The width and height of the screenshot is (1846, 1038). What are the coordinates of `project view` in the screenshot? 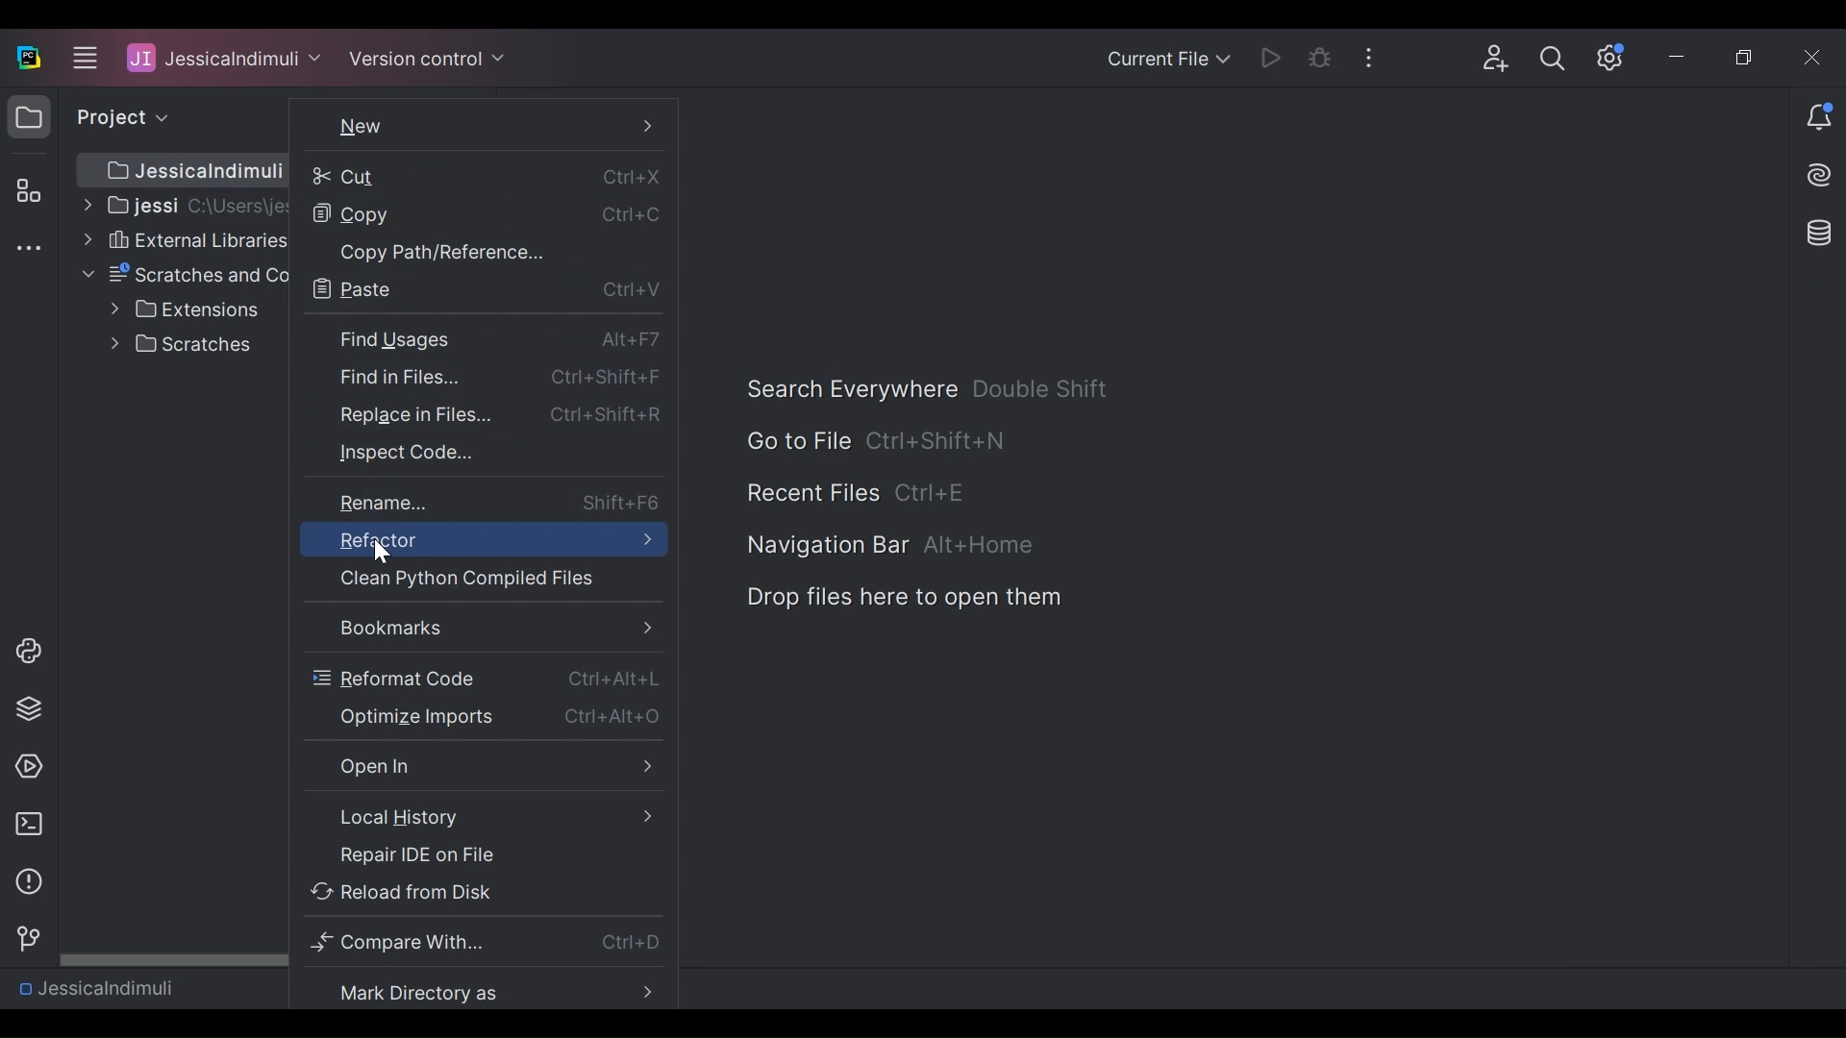 It's located at (117, 117).